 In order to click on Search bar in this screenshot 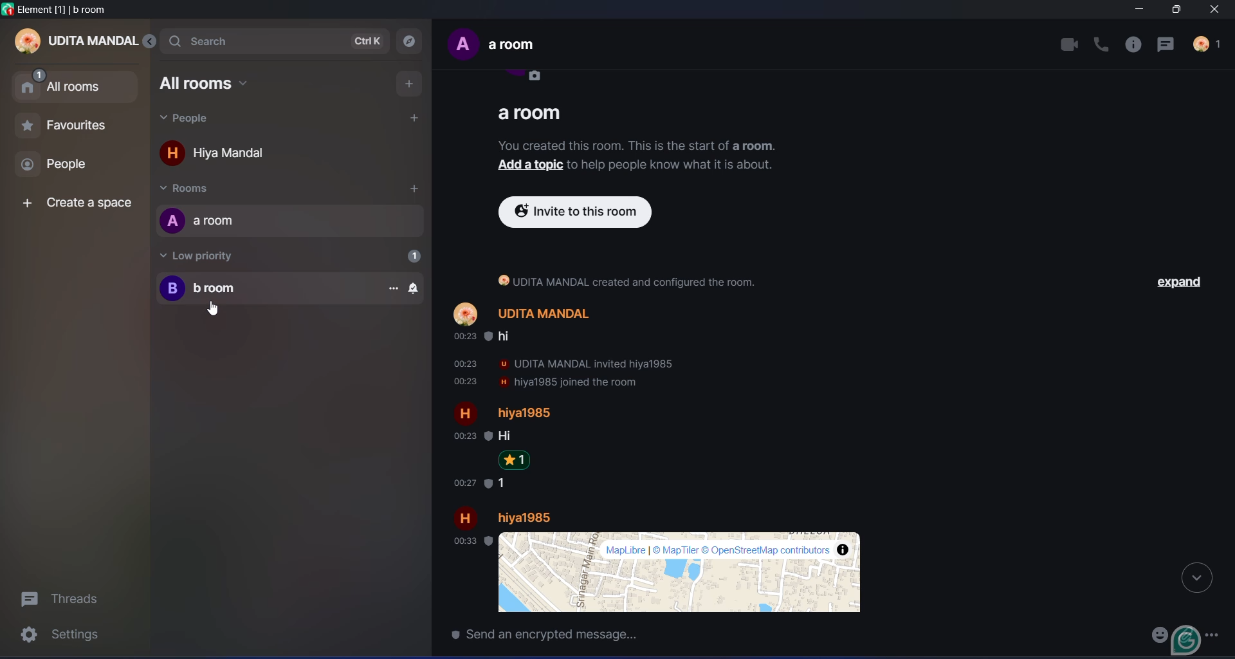, I will do `click(217, 40)`.